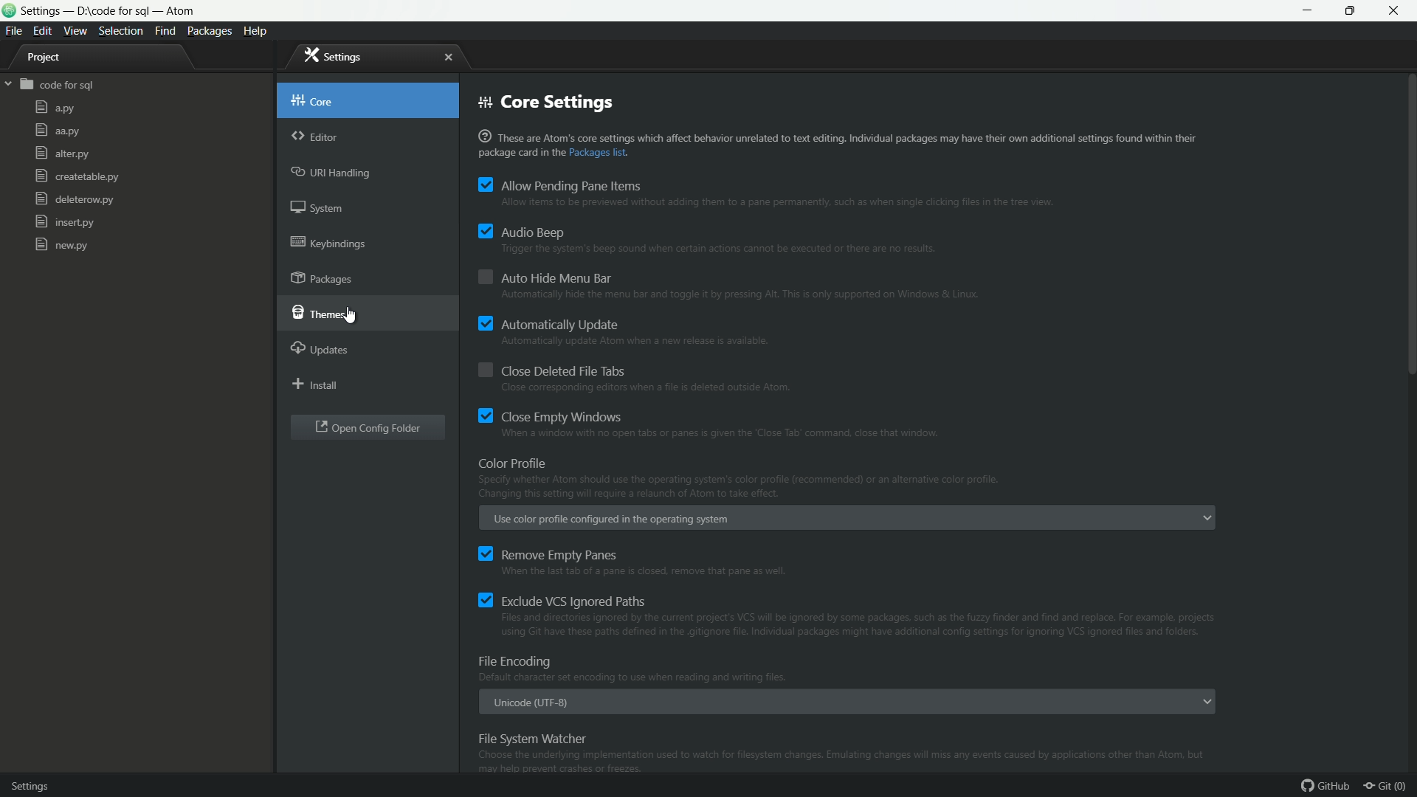 This screenshot has width=1417, height=797. What do you see at coordinates (13, 31) in the screenshot?
I see `file menu` at bounding box center [13, 31].